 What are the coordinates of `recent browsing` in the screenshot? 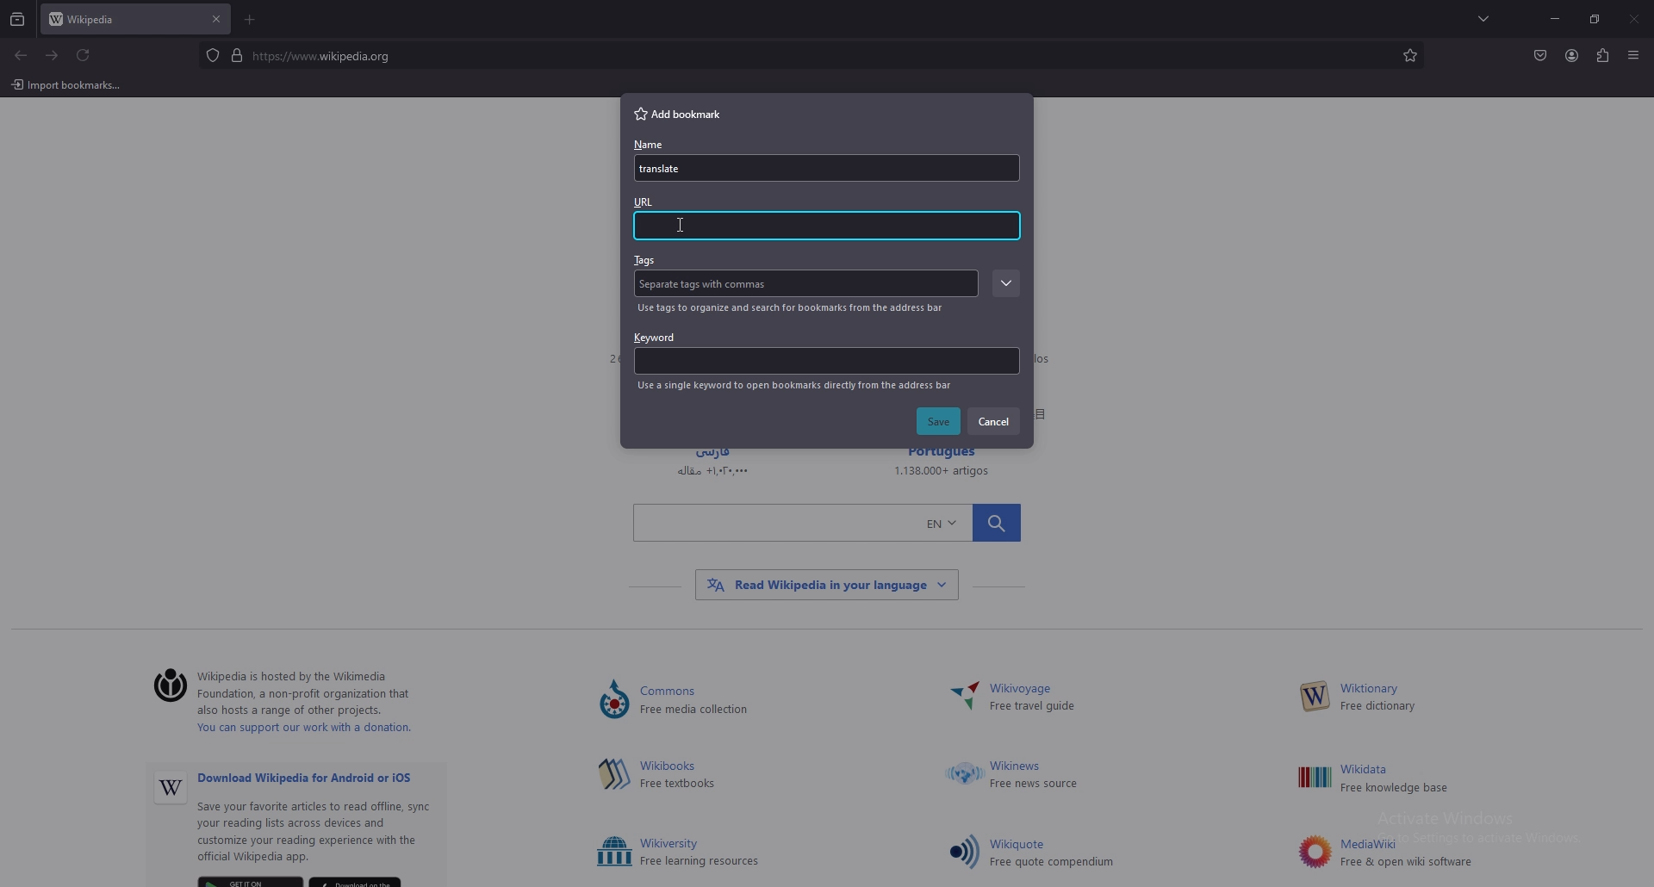 It's located at (18, 21).